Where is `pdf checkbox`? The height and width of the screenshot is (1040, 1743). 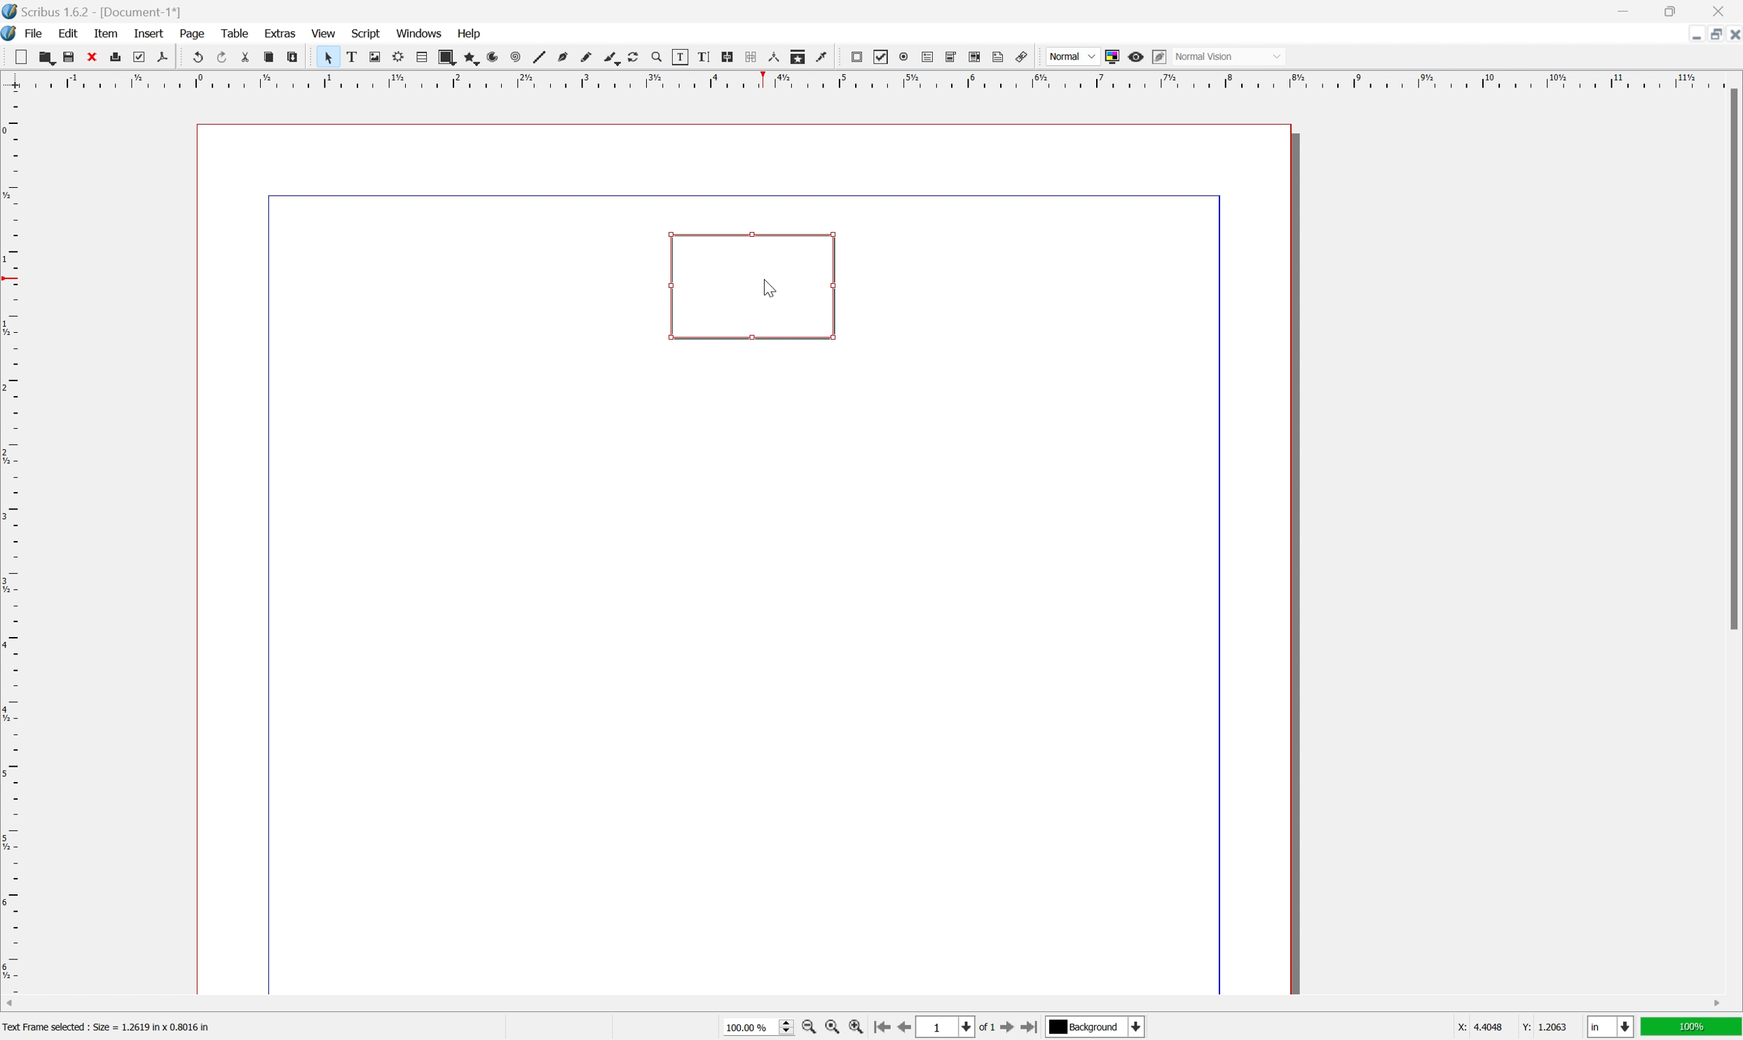
pdf checkbox is located at coordinates (881, 57).